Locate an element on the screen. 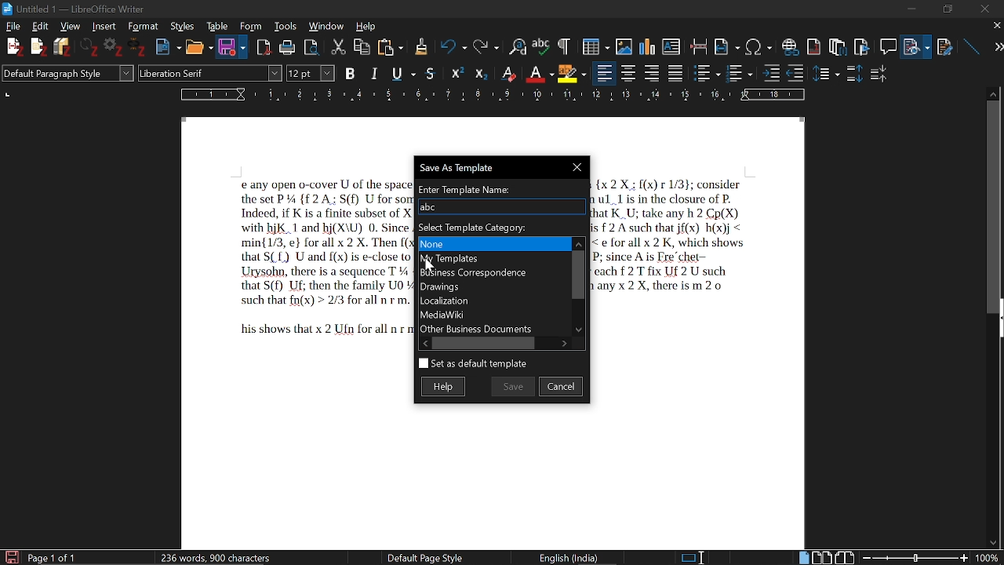 The image size is (1004, 565). Toggle print preview is located at coordinates (315, 46).